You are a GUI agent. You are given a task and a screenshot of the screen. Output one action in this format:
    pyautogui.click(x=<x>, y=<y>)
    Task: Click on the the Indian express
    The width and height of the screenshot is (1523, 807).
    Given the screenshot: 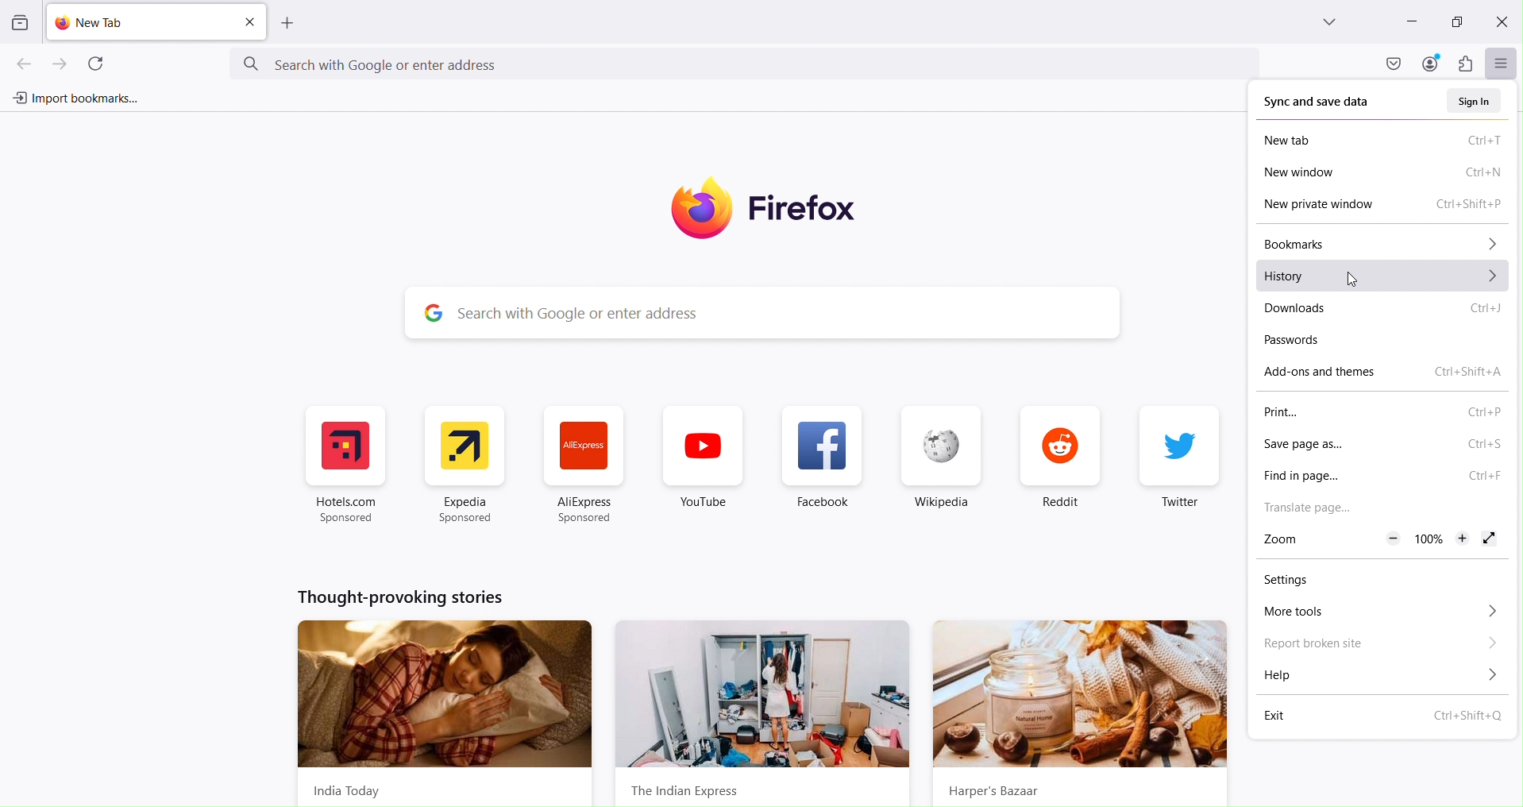 What is the action you would take?
    pyautogui.click(x=765, y=714)
    